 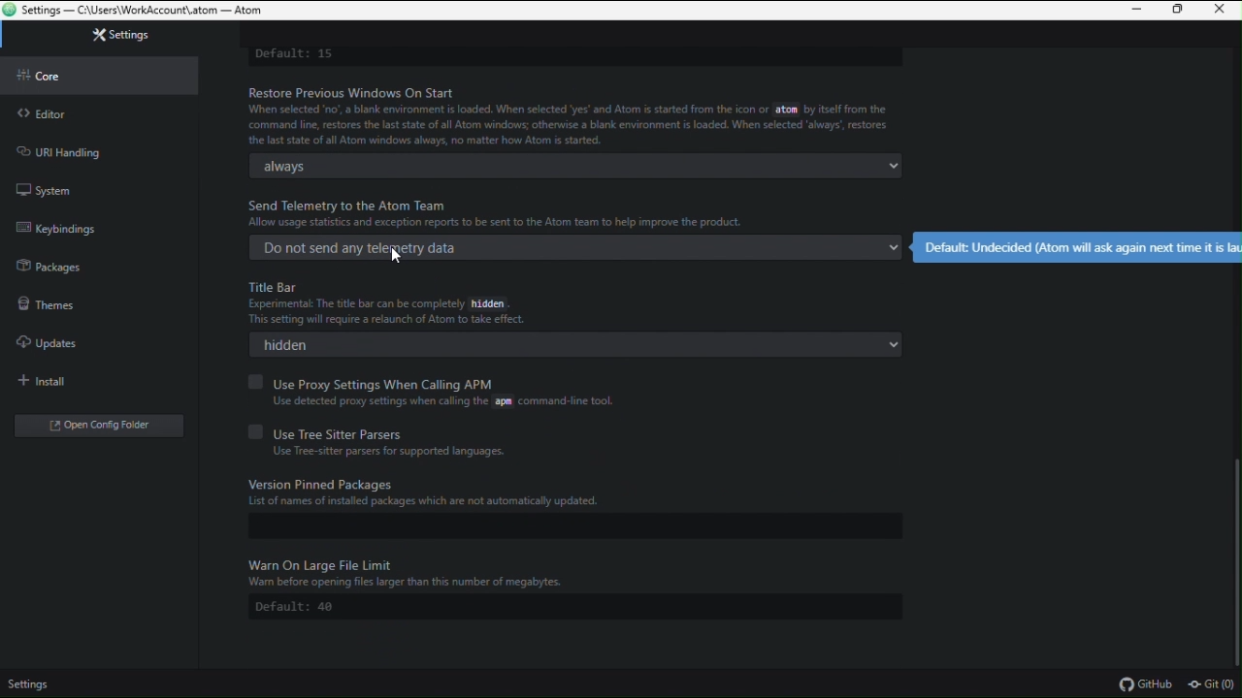 What do you see at coordinates (302, 606) in the screenshot?
I see `Default: 40` at bounding box center [302, 606].